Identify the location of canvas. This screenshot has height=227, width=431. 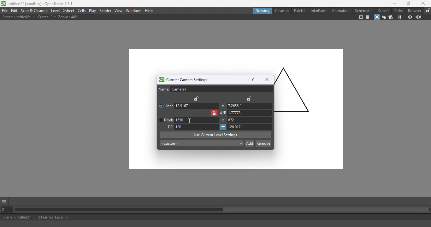
(201, 160).